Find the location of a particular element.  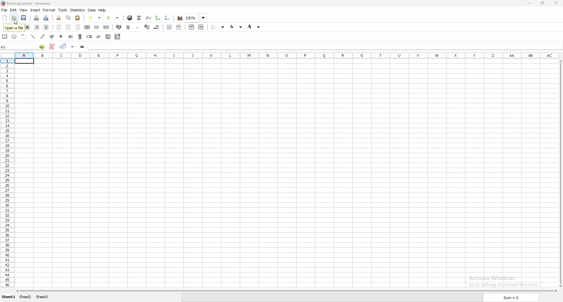

resize is located at coordinates (542, 3).